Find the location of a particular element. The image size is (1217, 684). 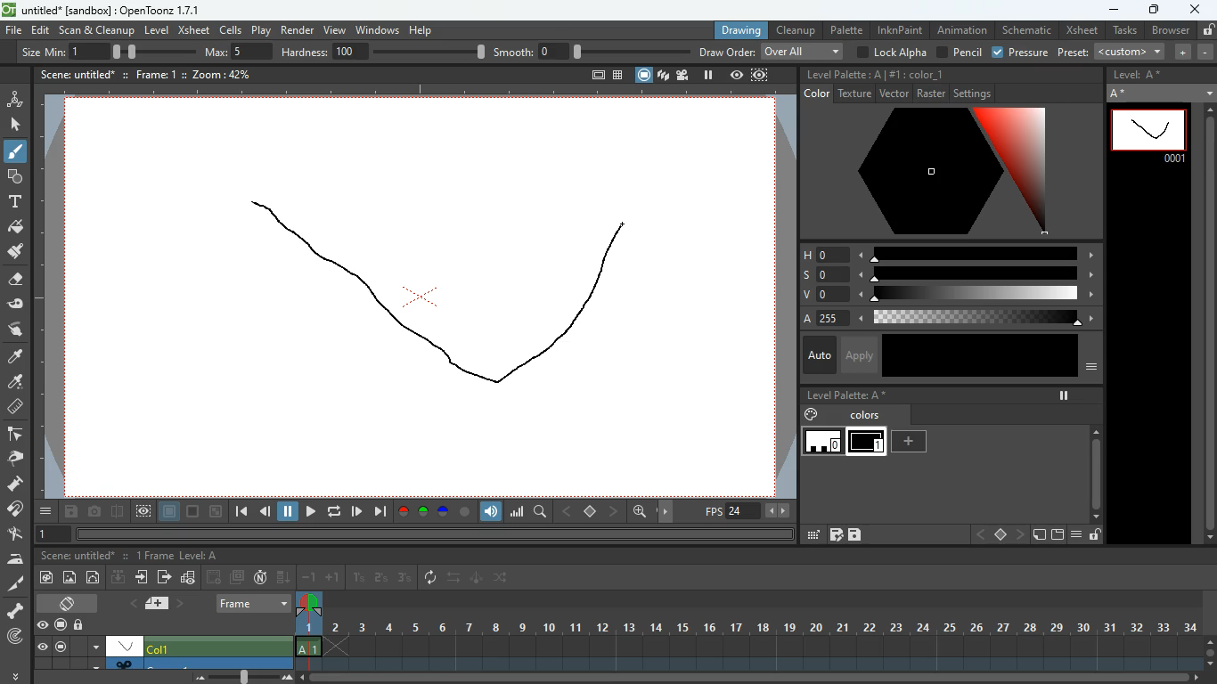

swipe is located at coordinates (13, 329).